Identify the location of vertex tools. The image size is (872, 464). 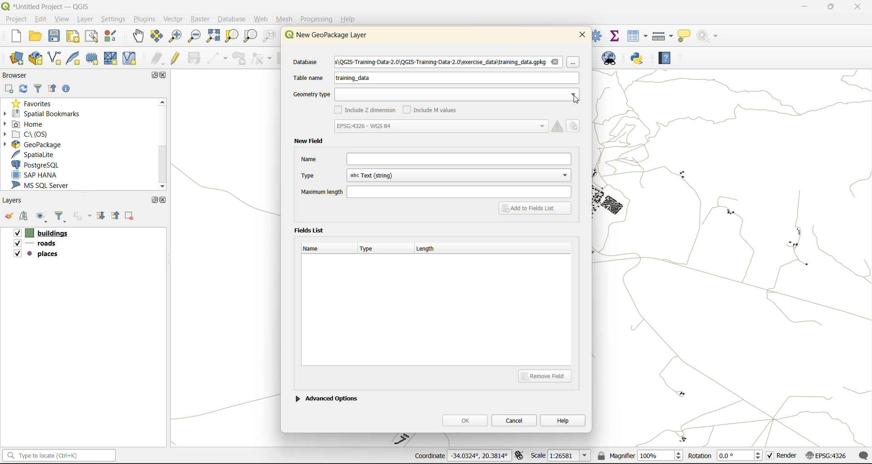
(262, 59).